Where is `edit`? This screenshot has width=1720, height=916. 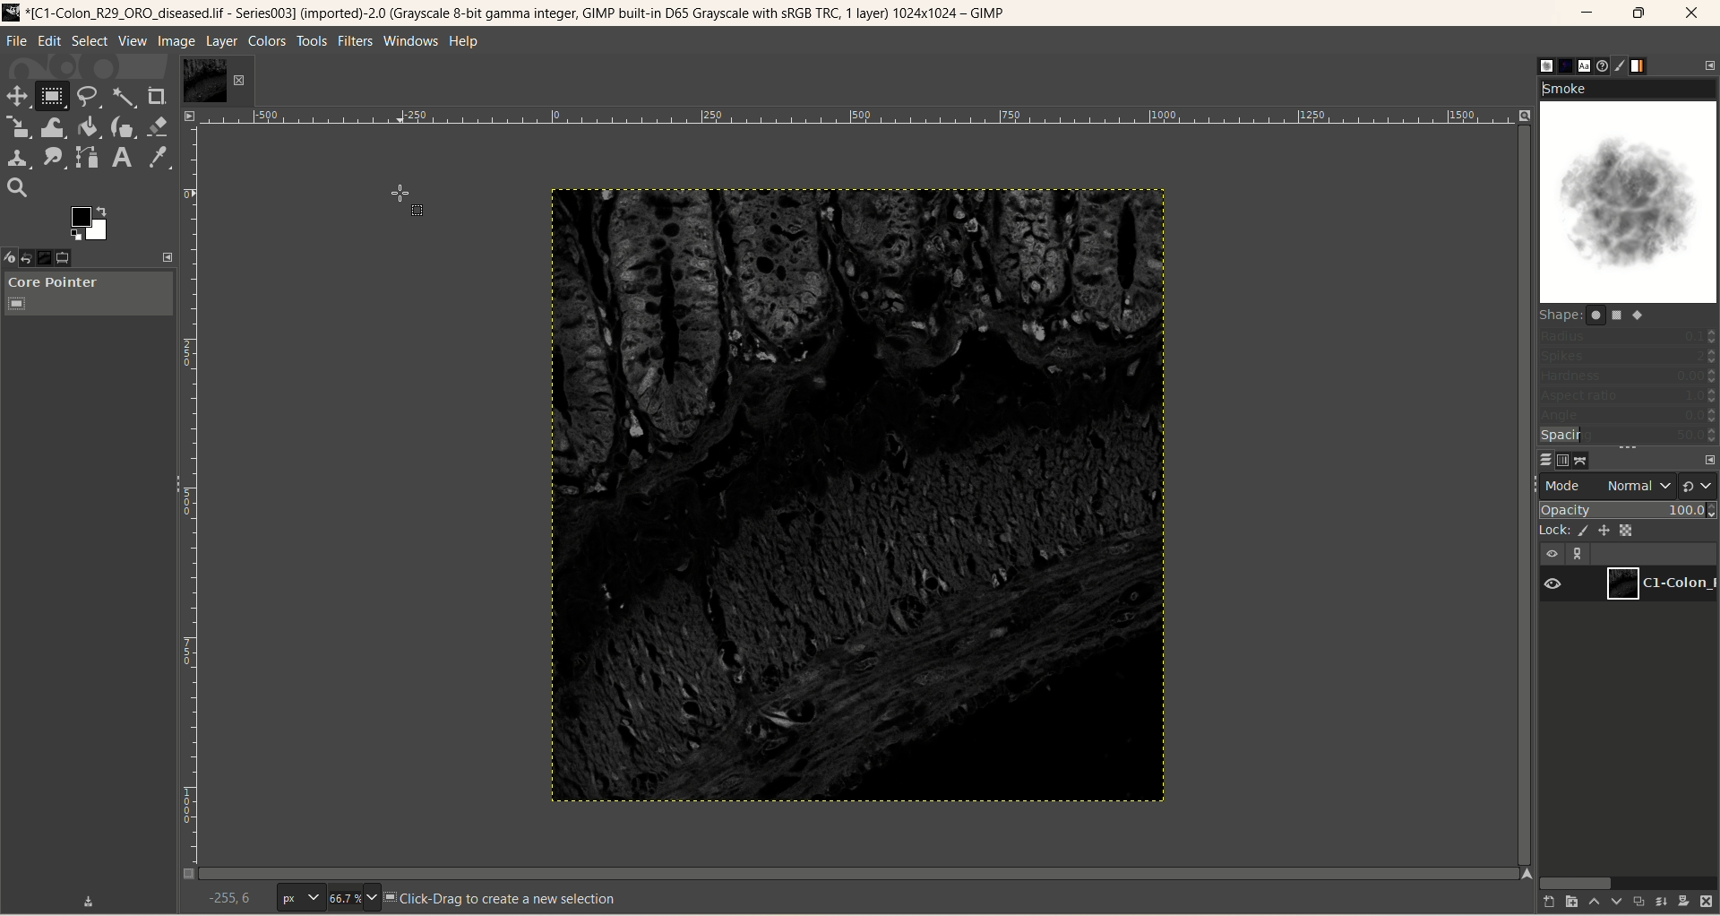
edit is located at coordinates (50, 40).